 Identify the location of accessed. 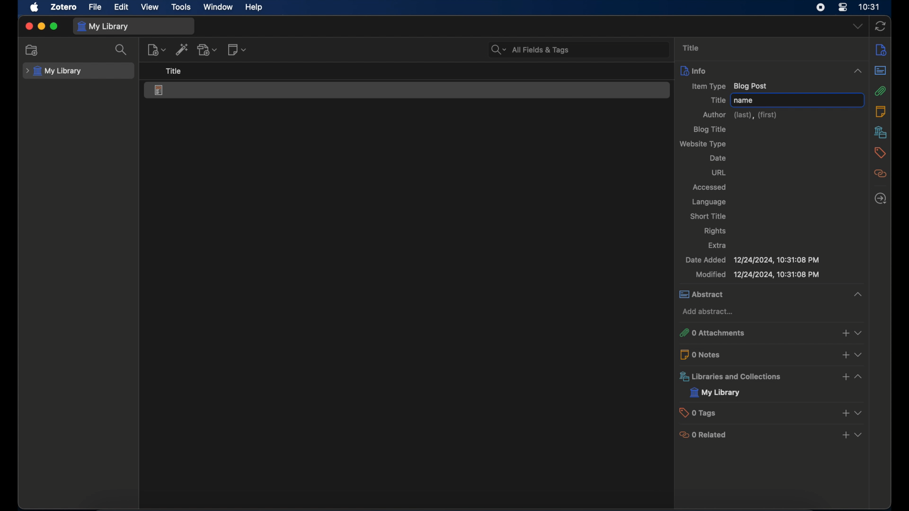
(710, 187).